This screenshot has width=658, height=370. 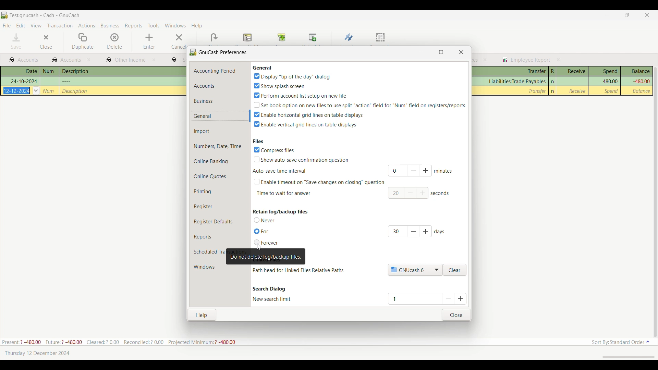 I want to click on Indicates setting for time to wait for answer, so click(x=284, y=193).